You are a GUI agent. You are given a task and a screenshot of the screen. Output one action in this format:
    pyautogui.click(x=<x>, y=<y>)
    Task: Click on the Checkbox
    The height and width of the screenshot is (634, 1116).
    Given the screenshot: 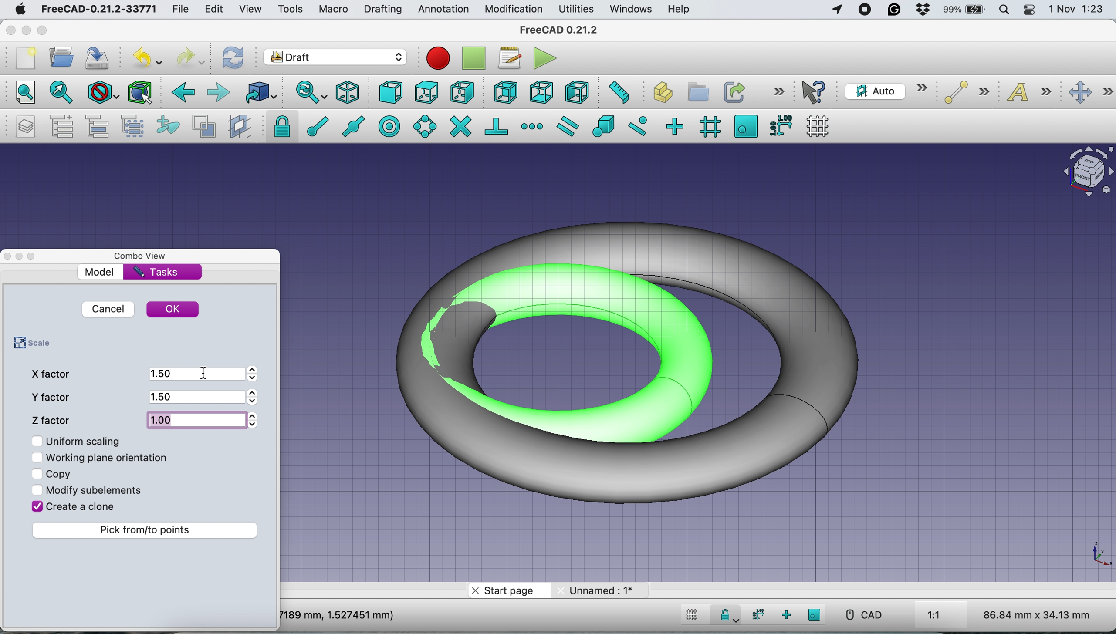 What is the action you would take?
    pyautogui.click(x=37, y=458)
    